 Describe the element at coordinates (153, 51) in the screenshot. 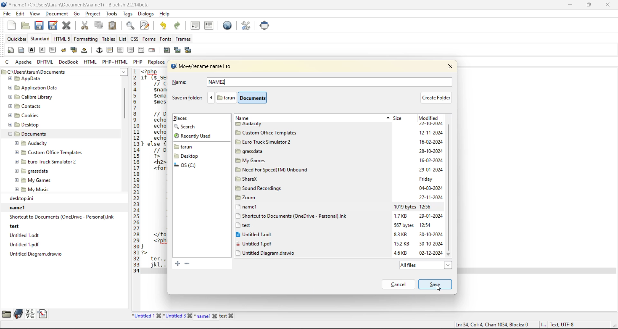

I see `email` at that location.